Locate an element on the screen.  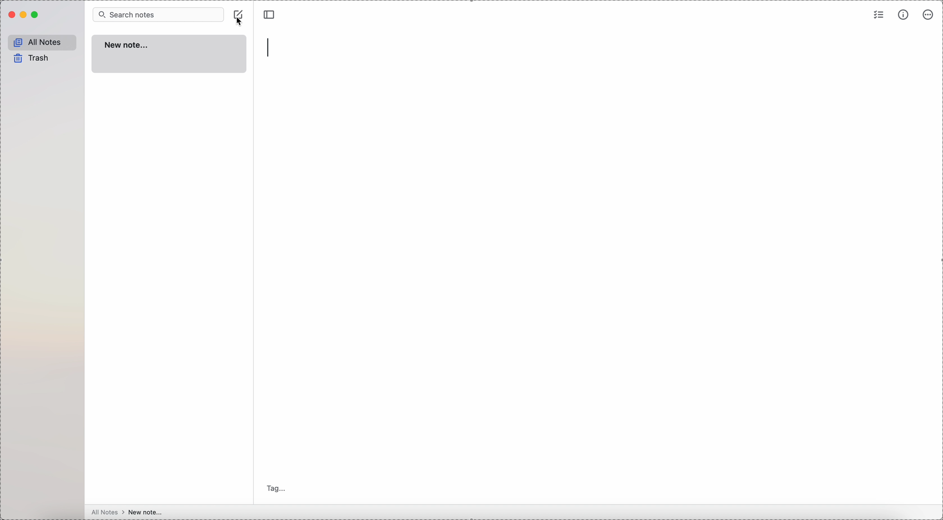
check list is located at coordinates (877, 15).